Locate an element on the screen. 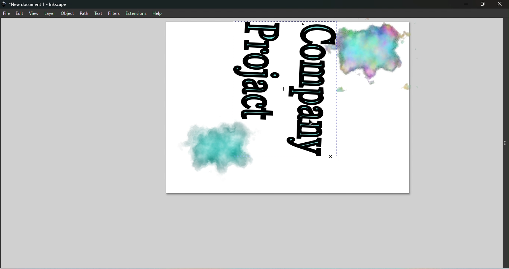 This screenshot has width=509, height=269. View is located at coordinates (34, 13).